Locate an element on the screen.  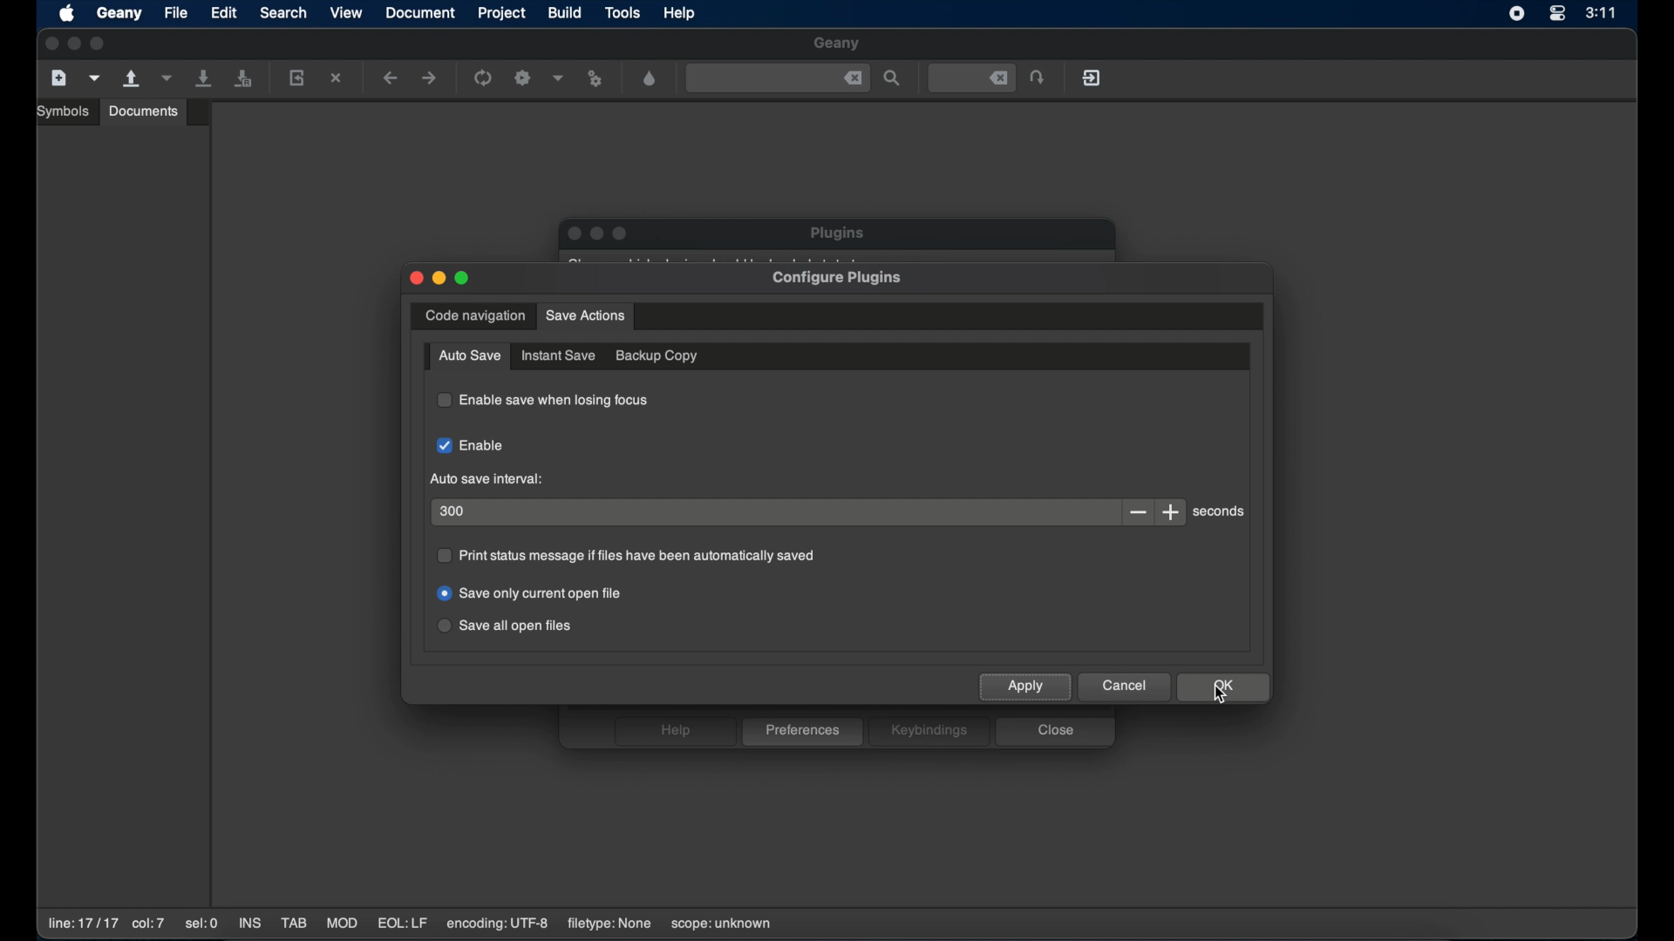
jump to the entered file is located at coordinates (1038, 78).